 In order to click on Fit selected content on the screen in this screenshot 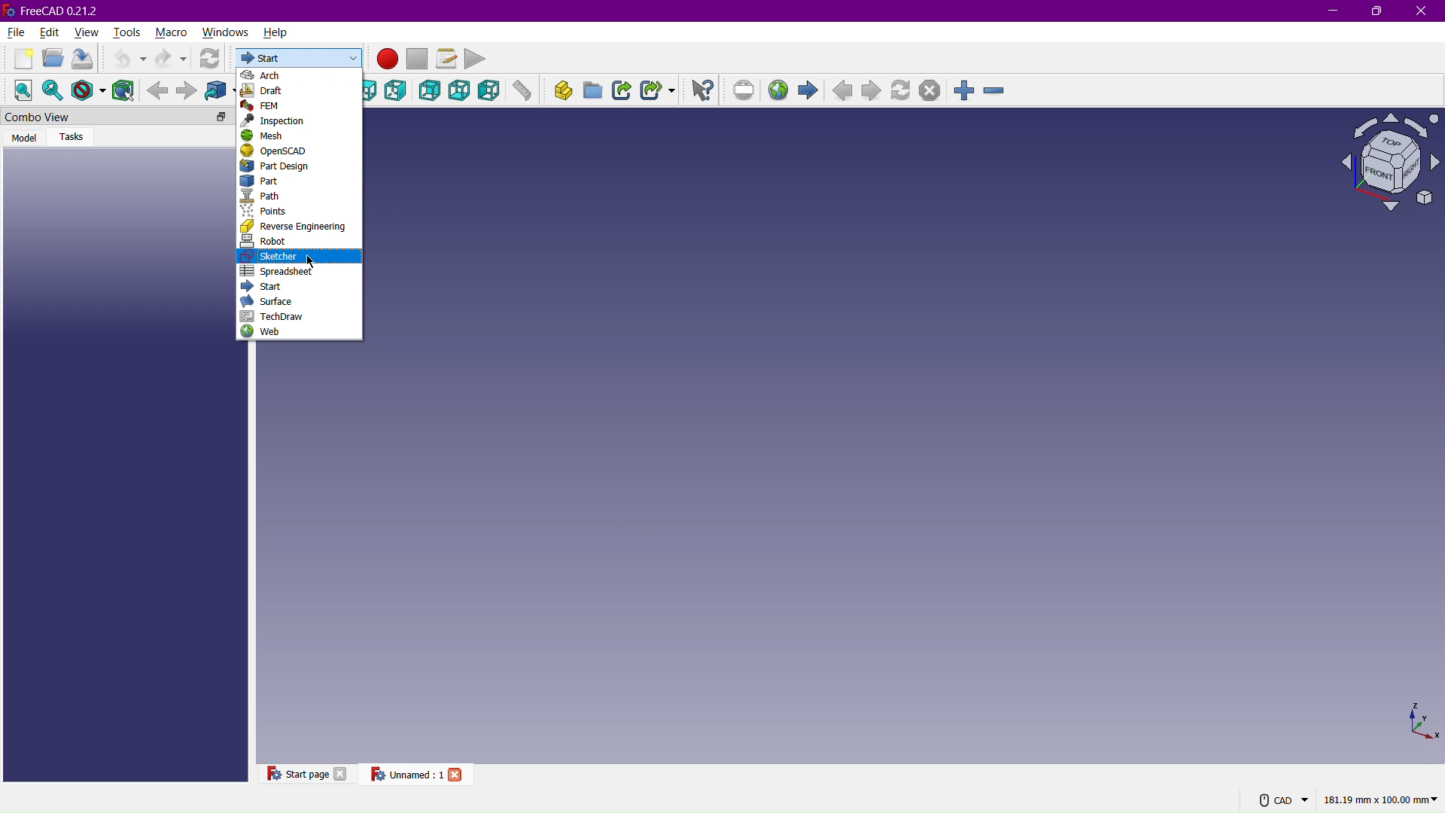, I will do `click(53, 90)`.